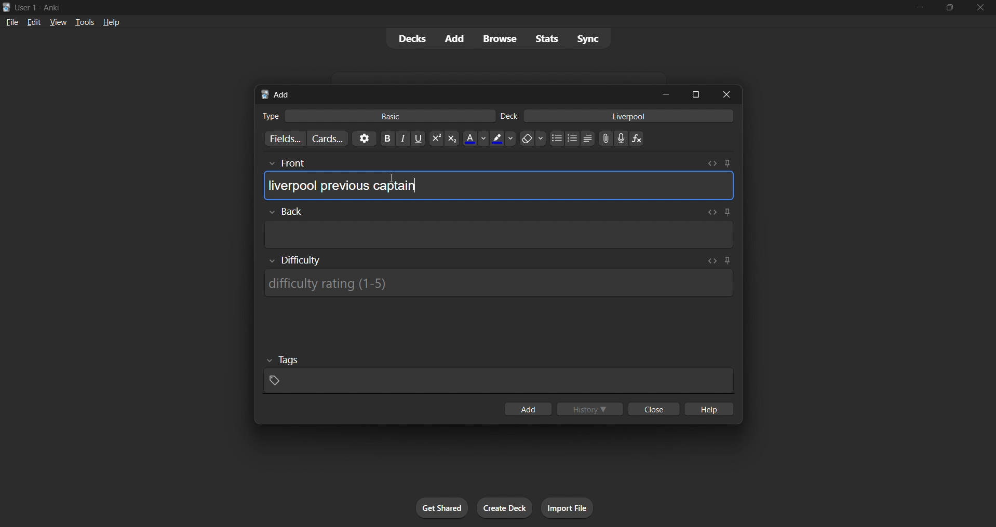  What do you see at coordinates (280, 140) in the screenshot?
I see `customize fields` at bounding box center [280, 140].